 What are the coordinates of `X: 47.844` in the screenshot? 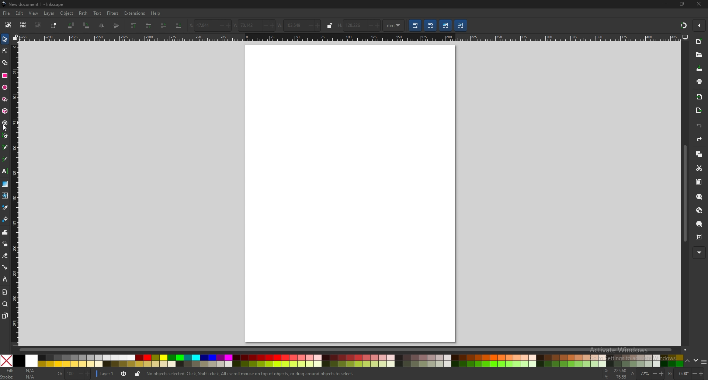 It's located at (209, 24).